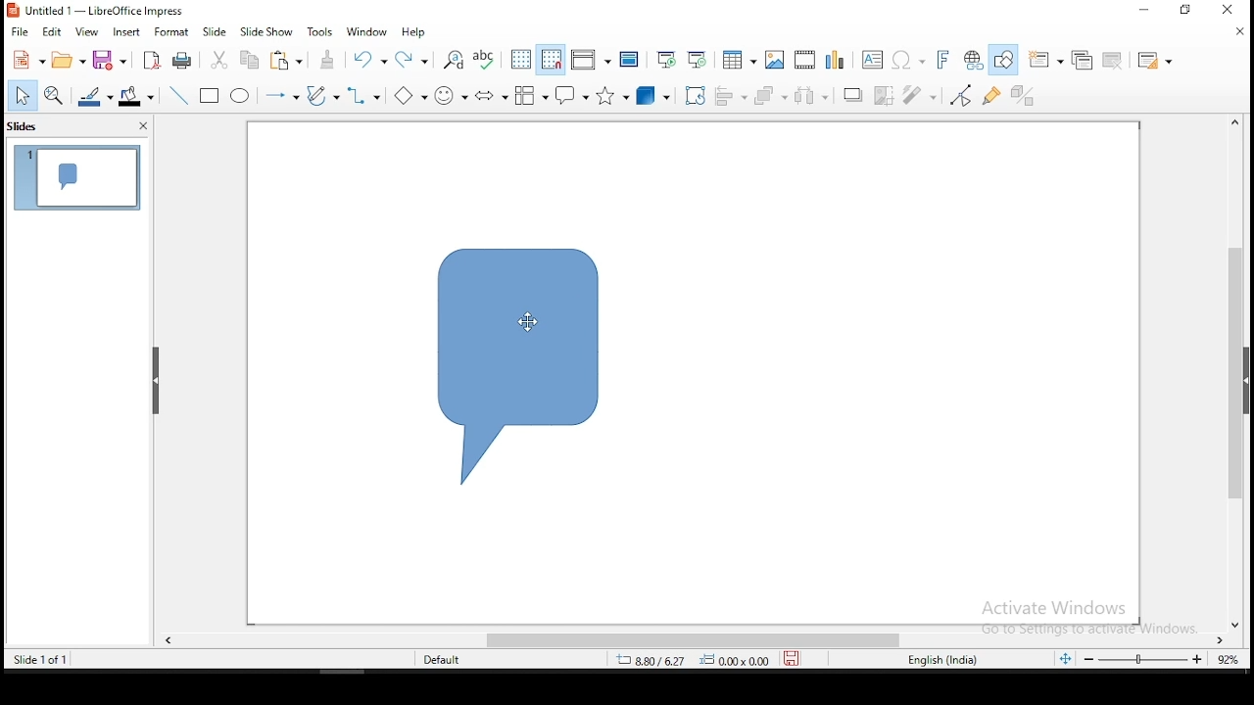 Image resolution: width=1254 pixels, height=705 pixels. What do you see at coordinates (216, 31) in the screenshot?
I see `slide` at bounding box center [216, 31].